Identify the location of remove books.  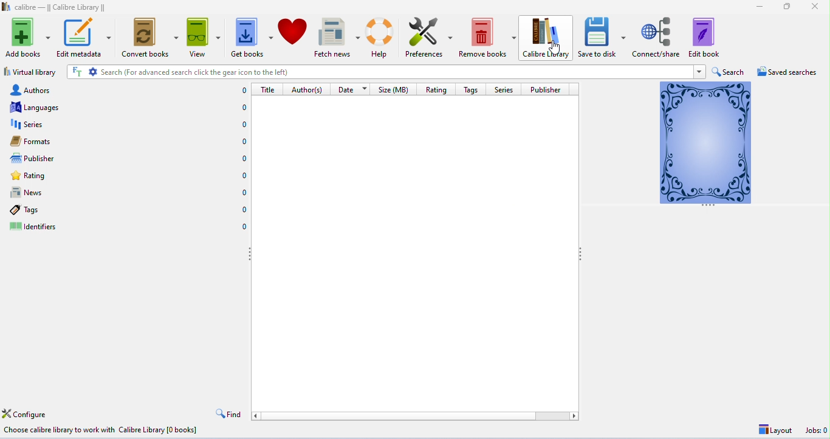
(487, 36).